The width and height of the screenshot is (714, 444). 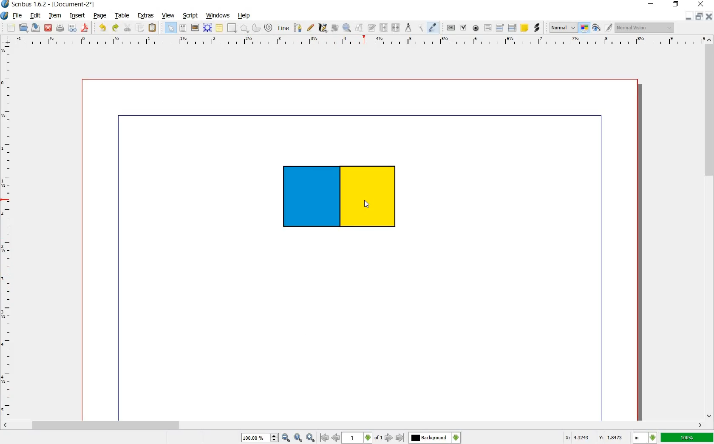 What do you see at coordinates (60, 28) in the screenshot?
I see `print` at bounding box center [60, 28].